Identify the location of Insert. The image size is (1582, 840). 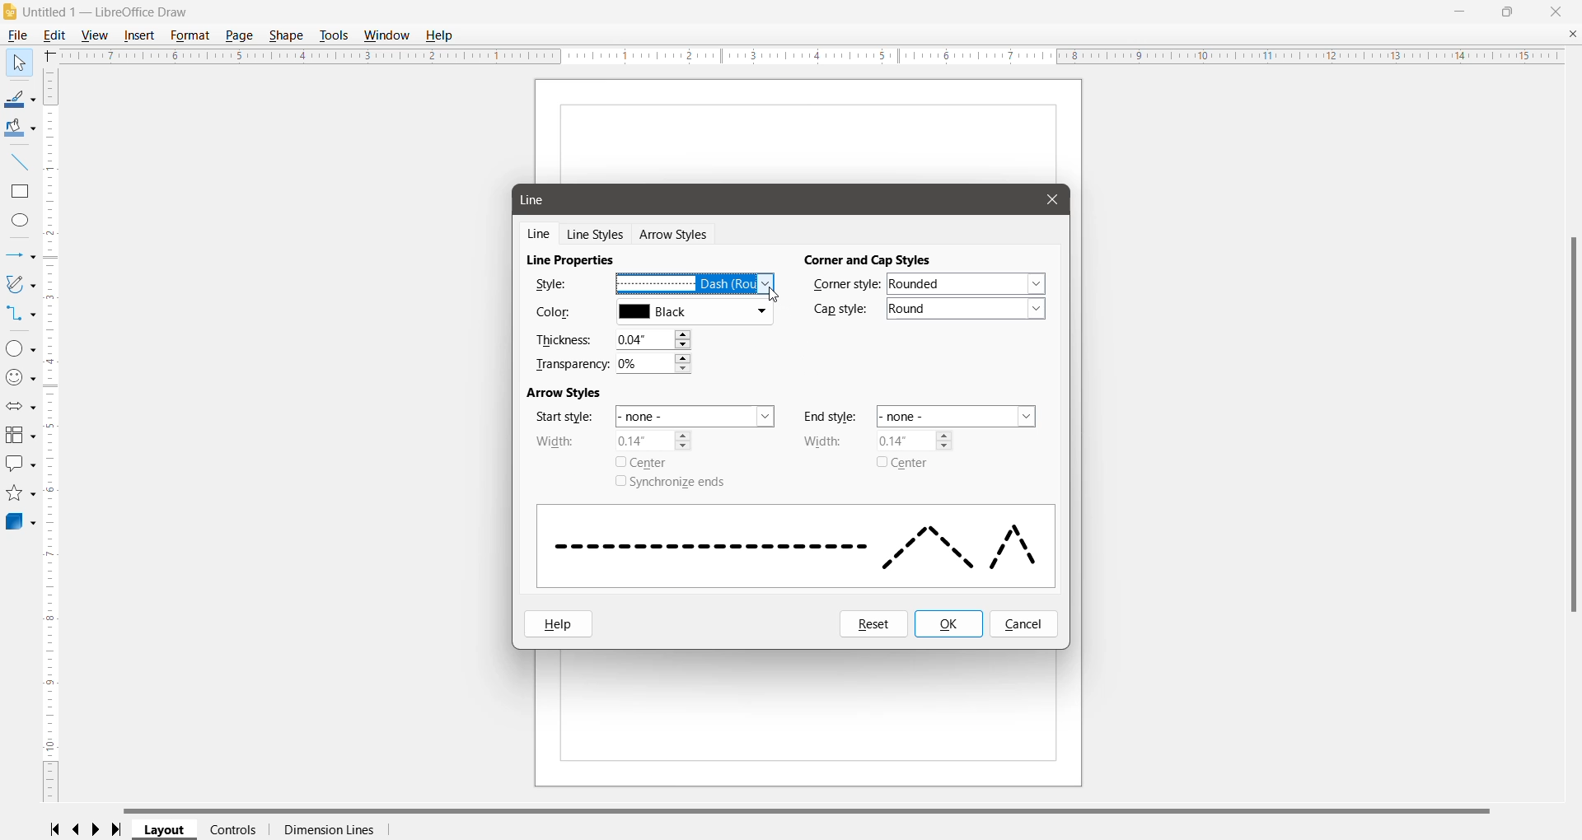
(141, 35).